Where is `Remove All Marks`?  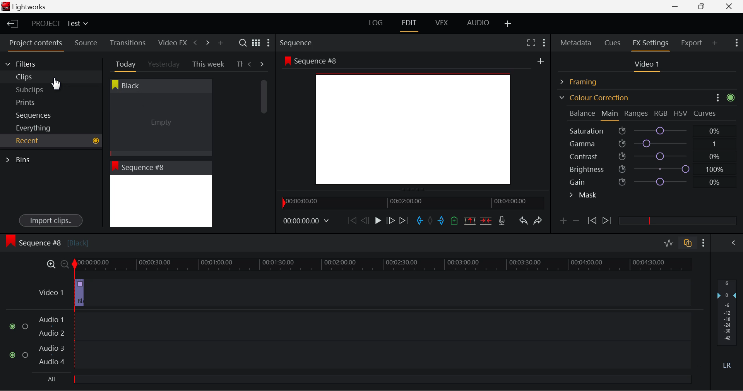
Remove All Marks is located at coordinates (431, 221).